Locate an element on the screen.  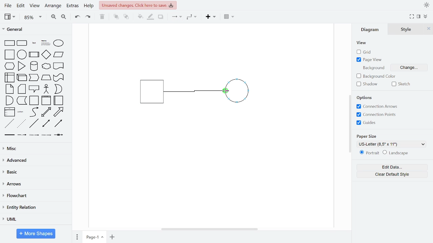
text is located at coordinates (35, 44).